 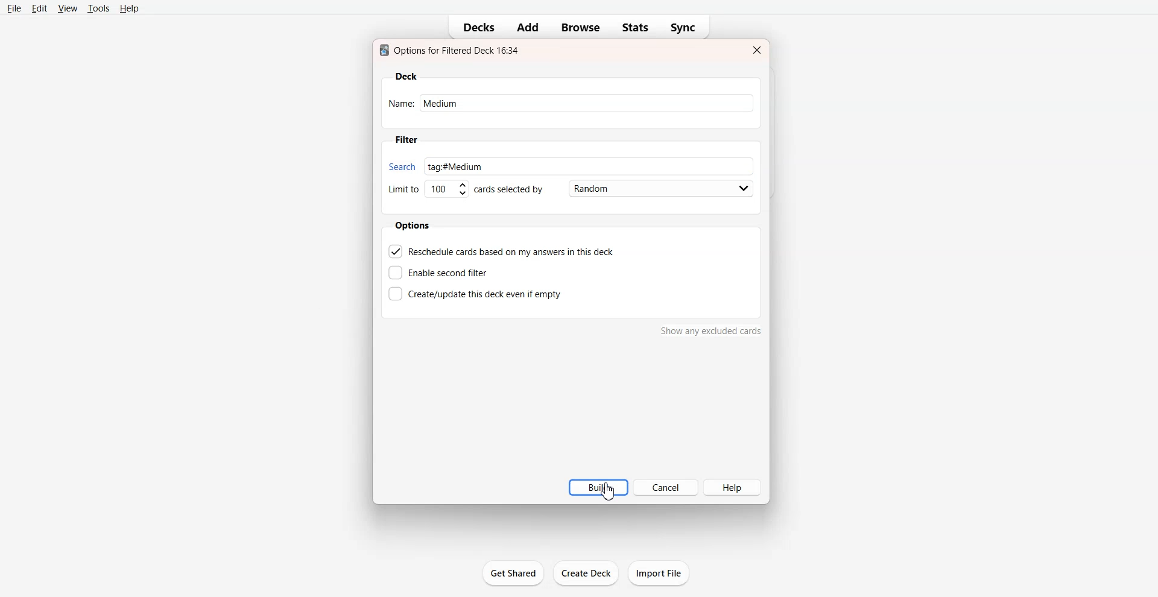 I want to click on import file, so click(x=663, y=572).